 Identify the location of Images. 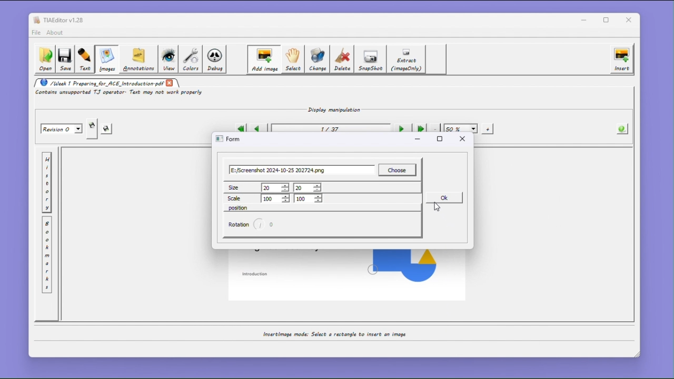
(106, 59).